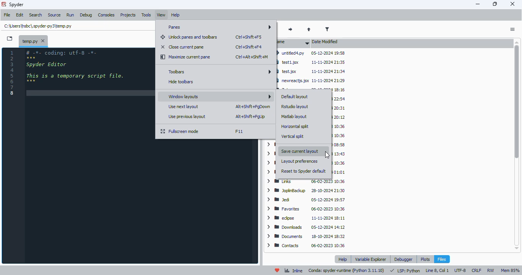 This screenshot has width=522, height=275. I want to click on newreactjs.jsx, so click(313, 80).